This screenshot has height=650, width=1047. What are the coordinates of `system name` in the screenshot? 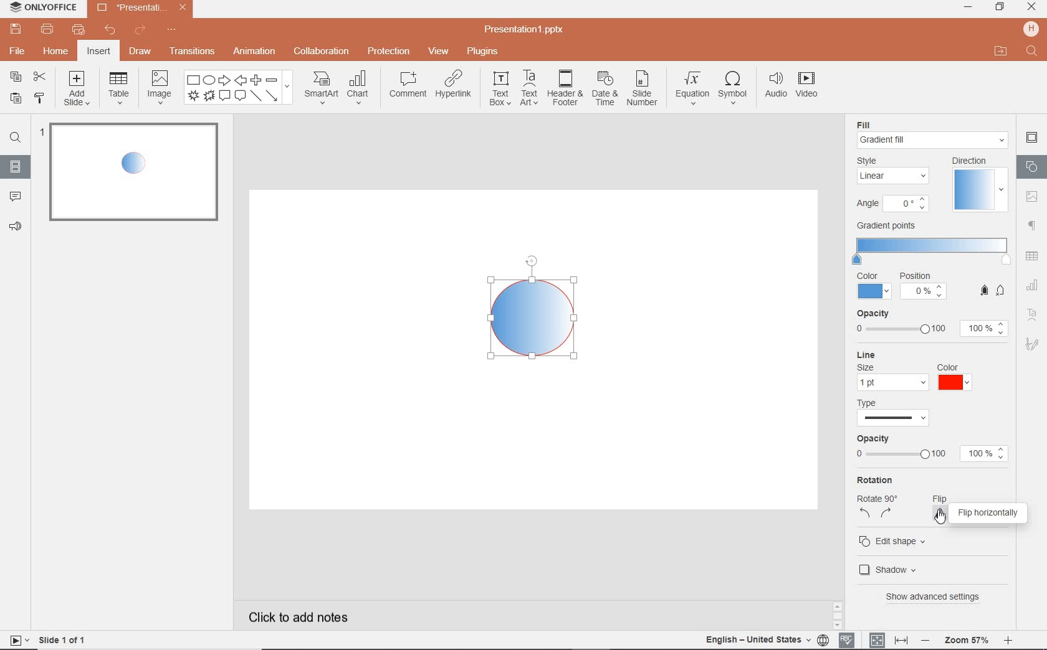 It's located at (41, 8).